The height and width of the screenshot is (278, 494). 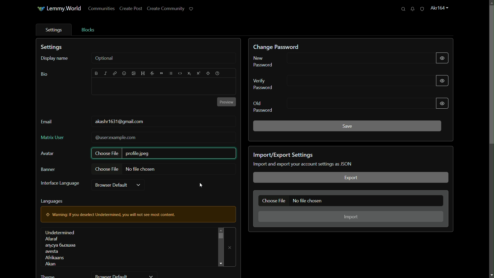 I want to click on old password input bar, so click(x=356, y=104).